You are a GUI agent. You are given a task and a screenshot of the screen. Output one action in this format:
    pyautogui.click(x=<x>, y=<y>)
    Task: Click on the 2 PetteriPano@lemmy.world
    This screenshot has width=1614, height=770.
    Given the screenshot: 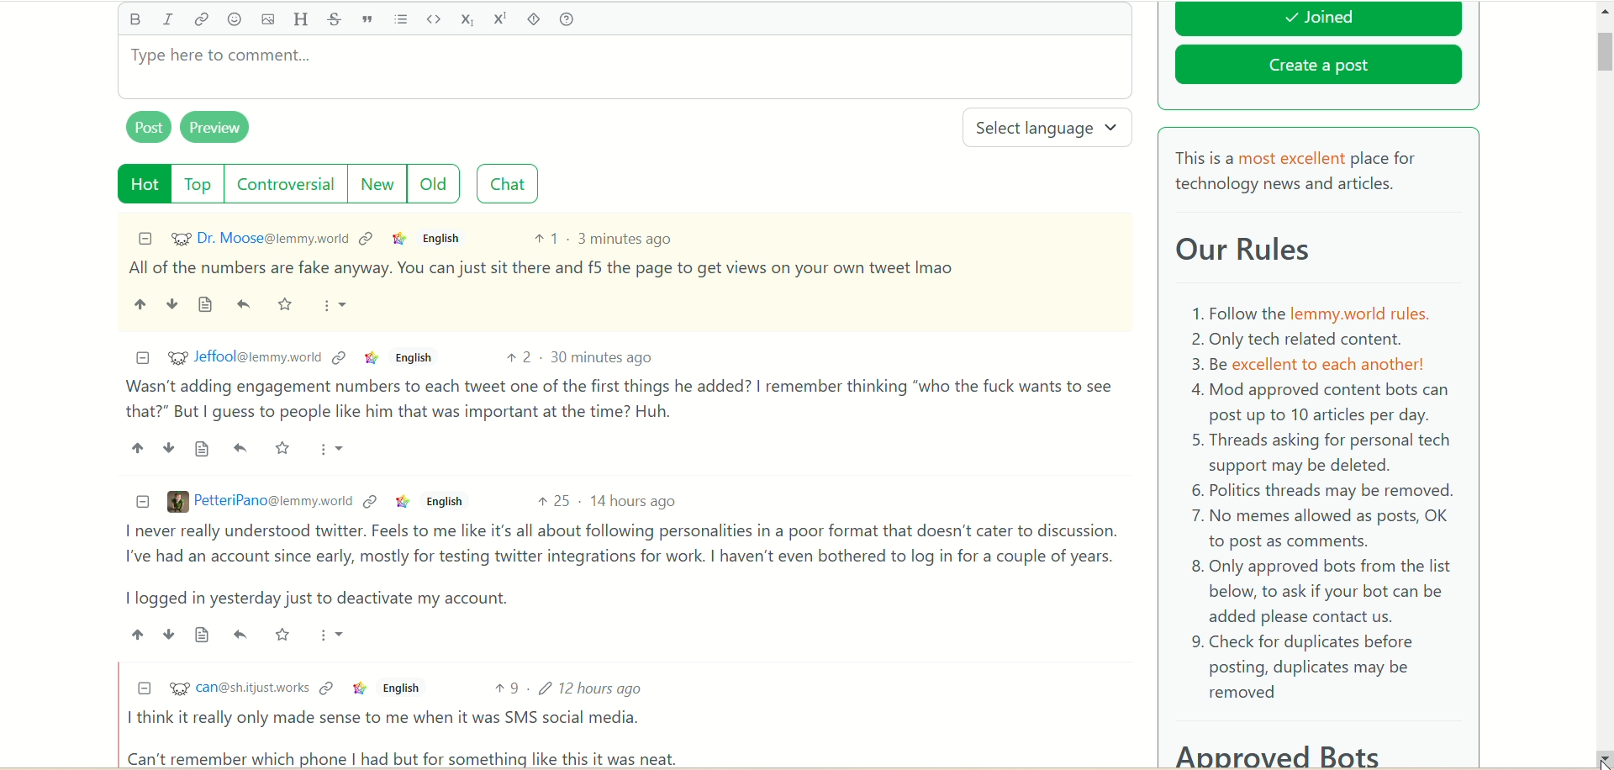 What is the action you would take?
    pyautogui.click(x=260, y=501)
    